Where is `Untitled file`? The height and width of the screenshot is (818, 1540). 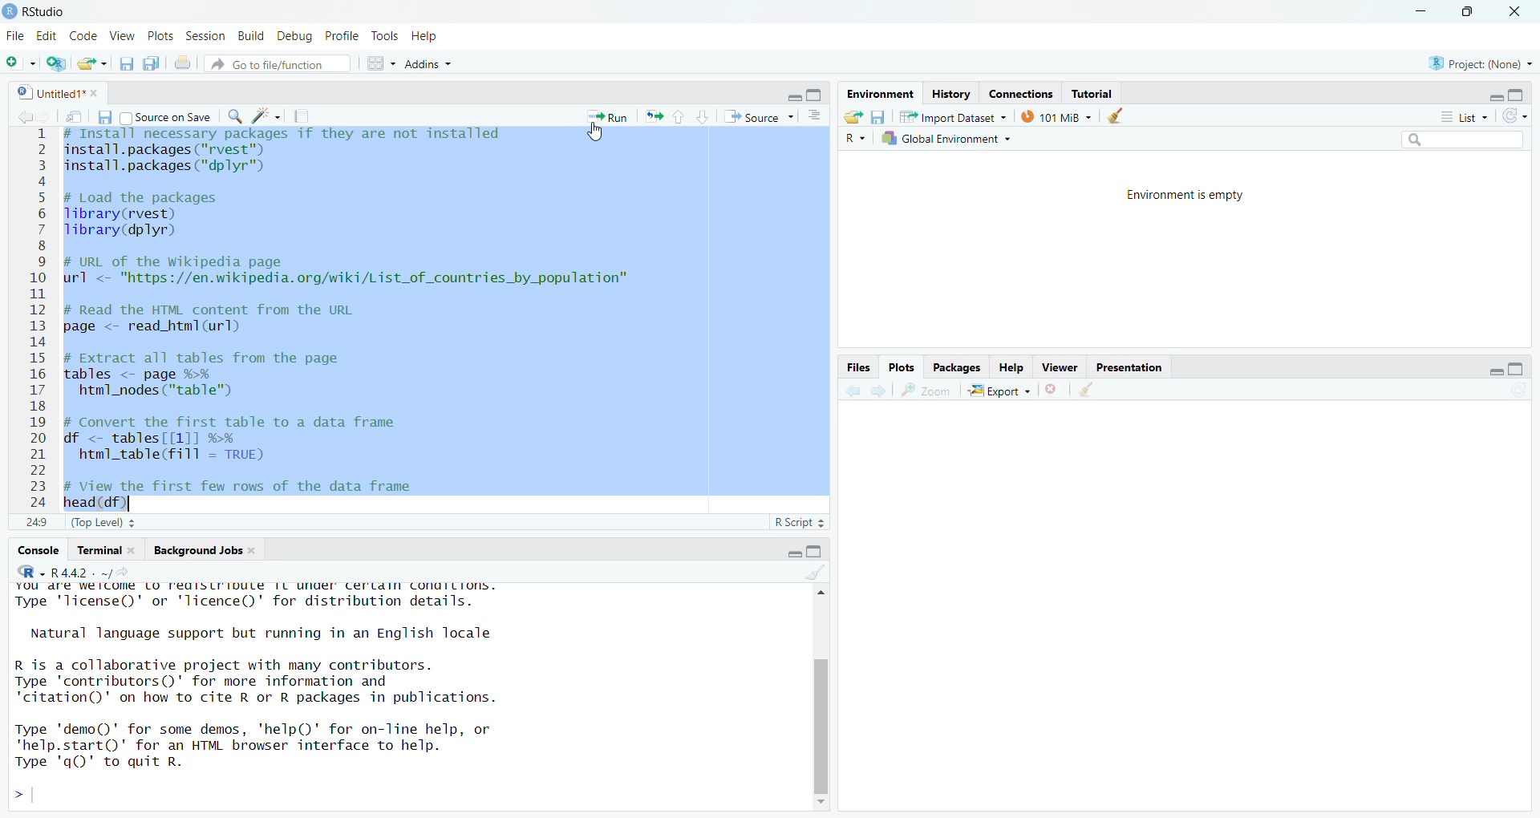 Untitled file is located at coordinates (47, 91).